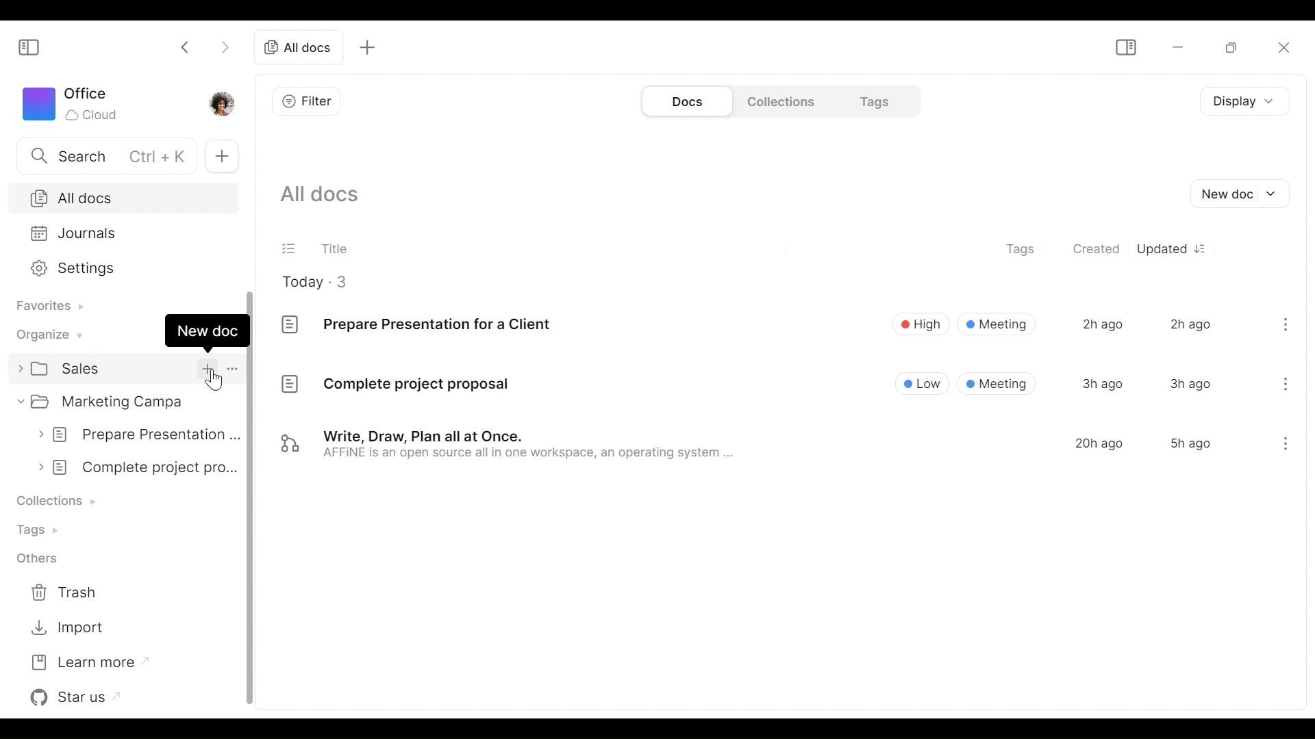 The width and height of the screenshot is (1315, 739). I want to click on Close, so click(1284, 49).